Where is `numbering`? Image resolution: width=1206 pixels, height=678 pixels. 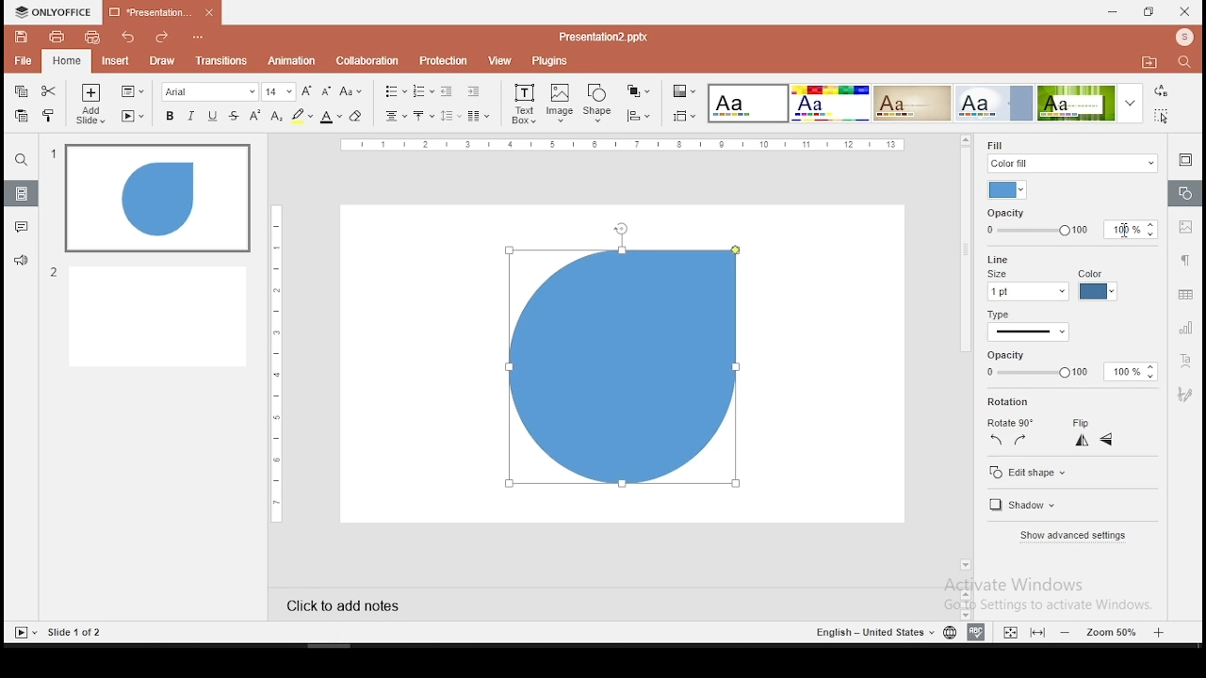
numbering is located at coordinates (423, 90).